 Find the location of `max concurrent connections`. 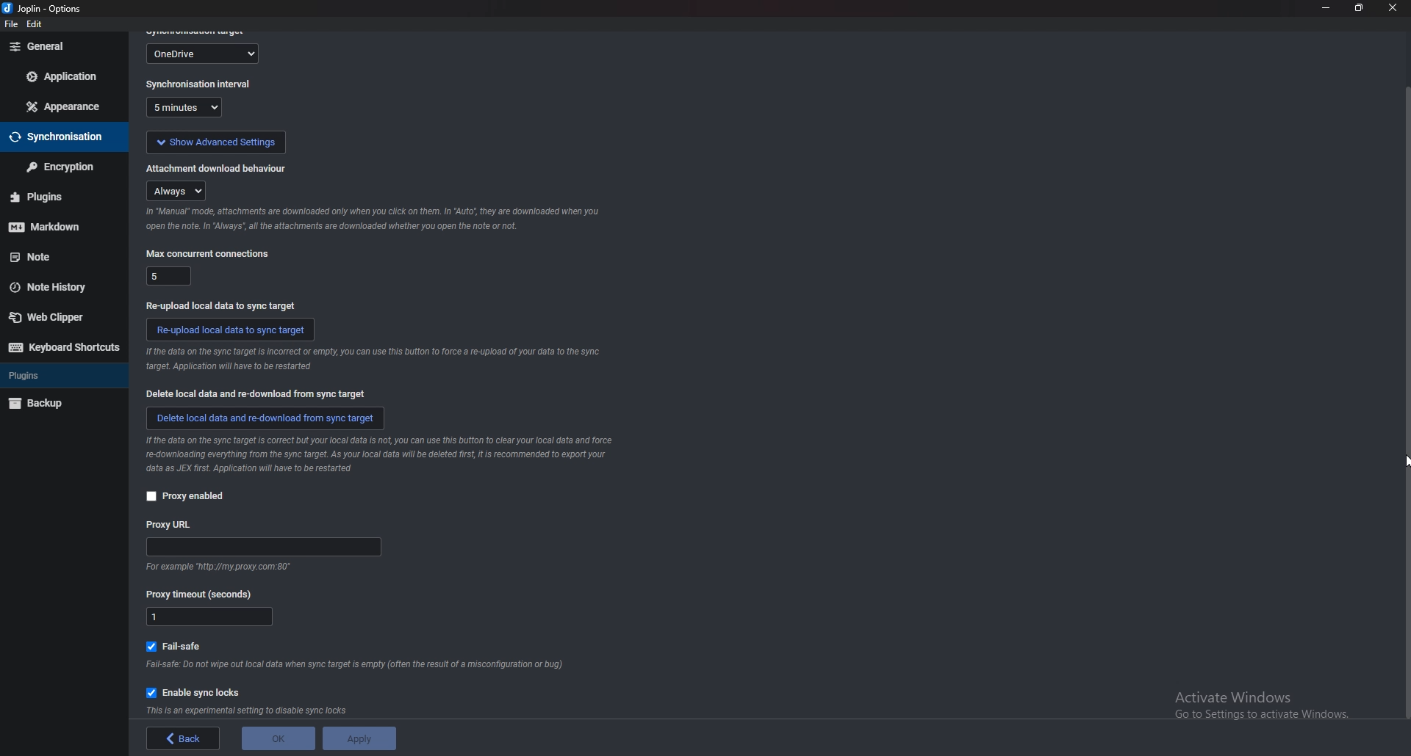

max concurrent connections is located at coordinates (168, 275).